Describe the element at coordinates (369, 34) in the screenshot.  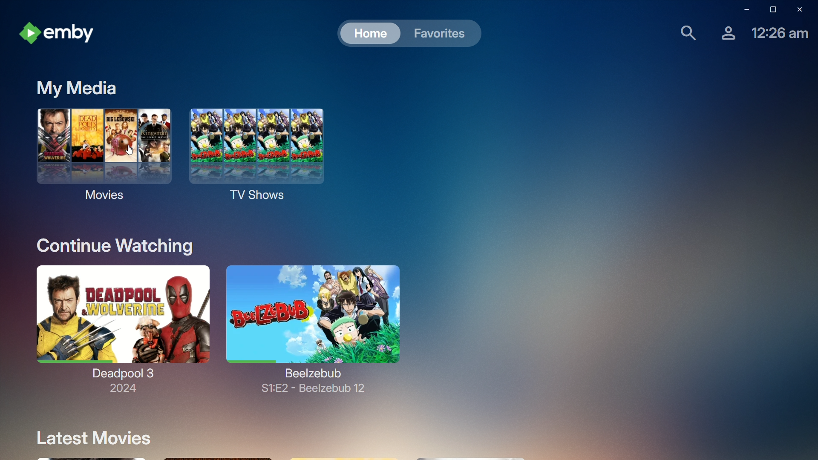
I see `Home` at that location.